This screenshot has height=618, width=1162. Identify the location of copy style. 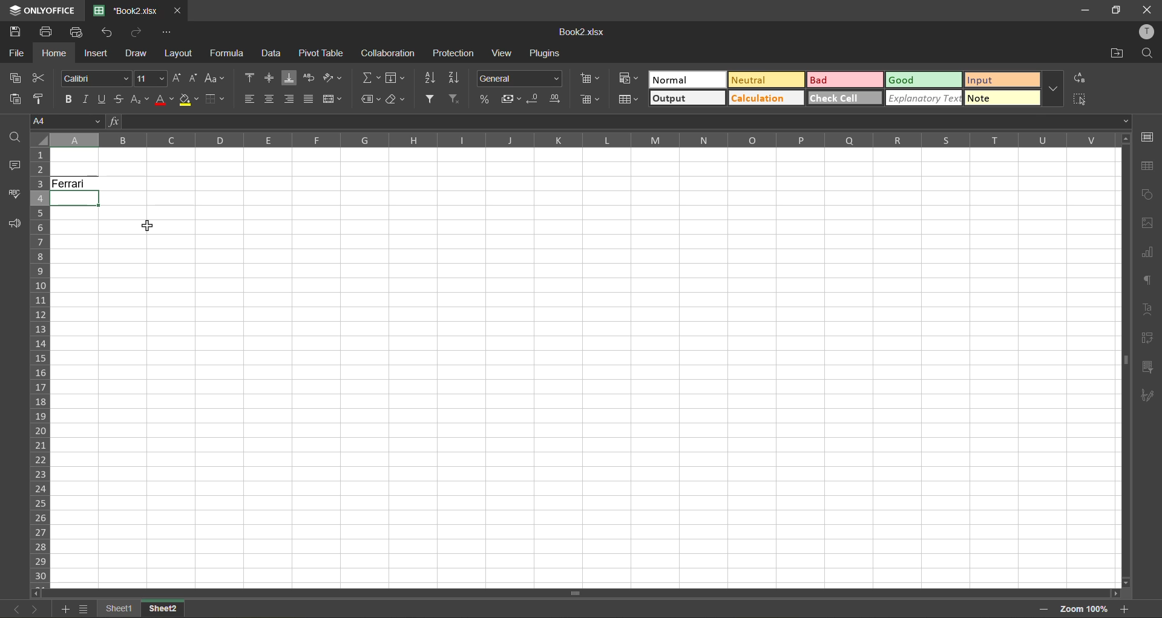
(41, 100).